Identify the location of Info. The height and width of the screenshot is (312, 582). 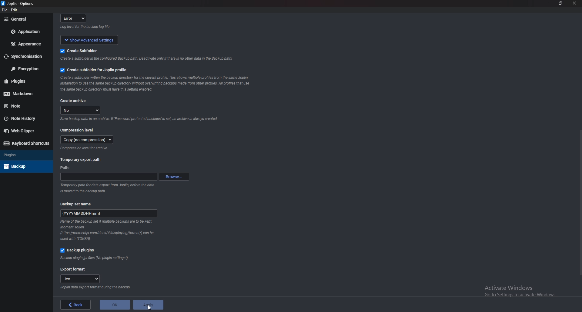
(155, 84).